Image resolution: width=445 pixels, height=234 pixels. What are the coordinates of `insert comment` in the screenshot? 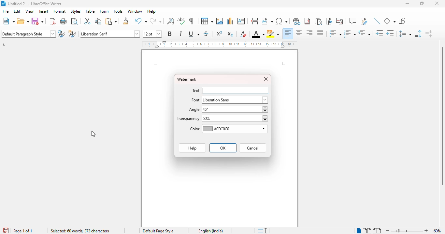 It's located at (353, 21).